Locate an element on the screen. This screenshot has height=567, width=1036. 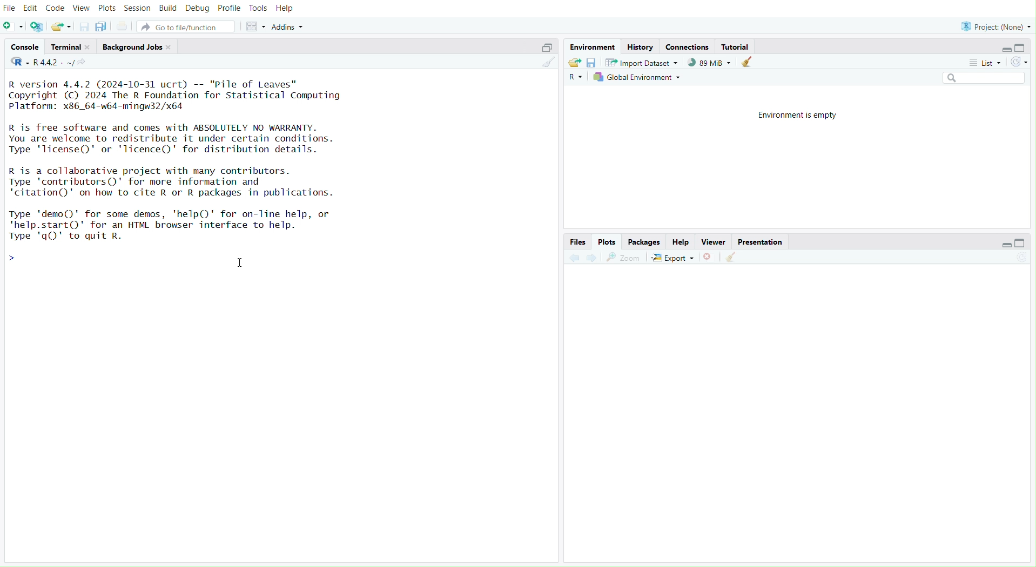
Load workspace is located at coordinates (575, 63).